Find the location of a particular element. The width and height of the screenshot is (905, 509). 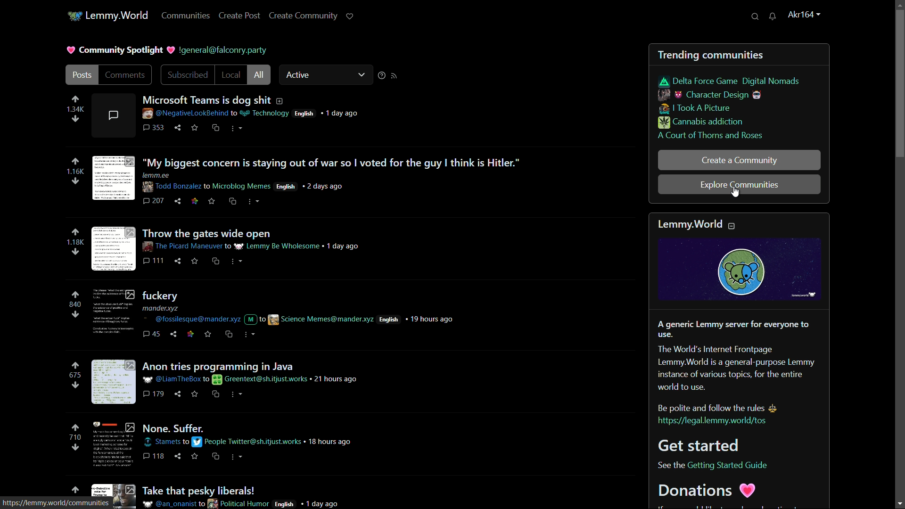

create post is located at coordinates (239, 16).